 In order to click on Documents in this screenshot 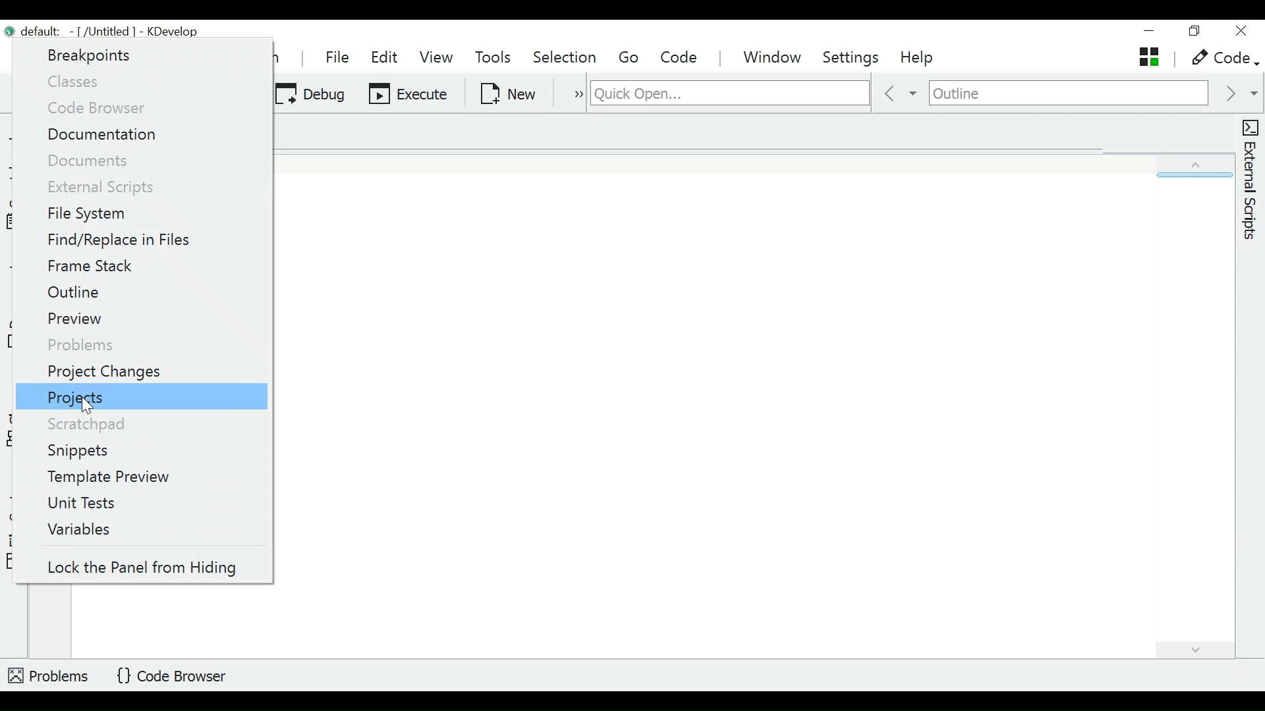, I will do `click(88, 161)`.